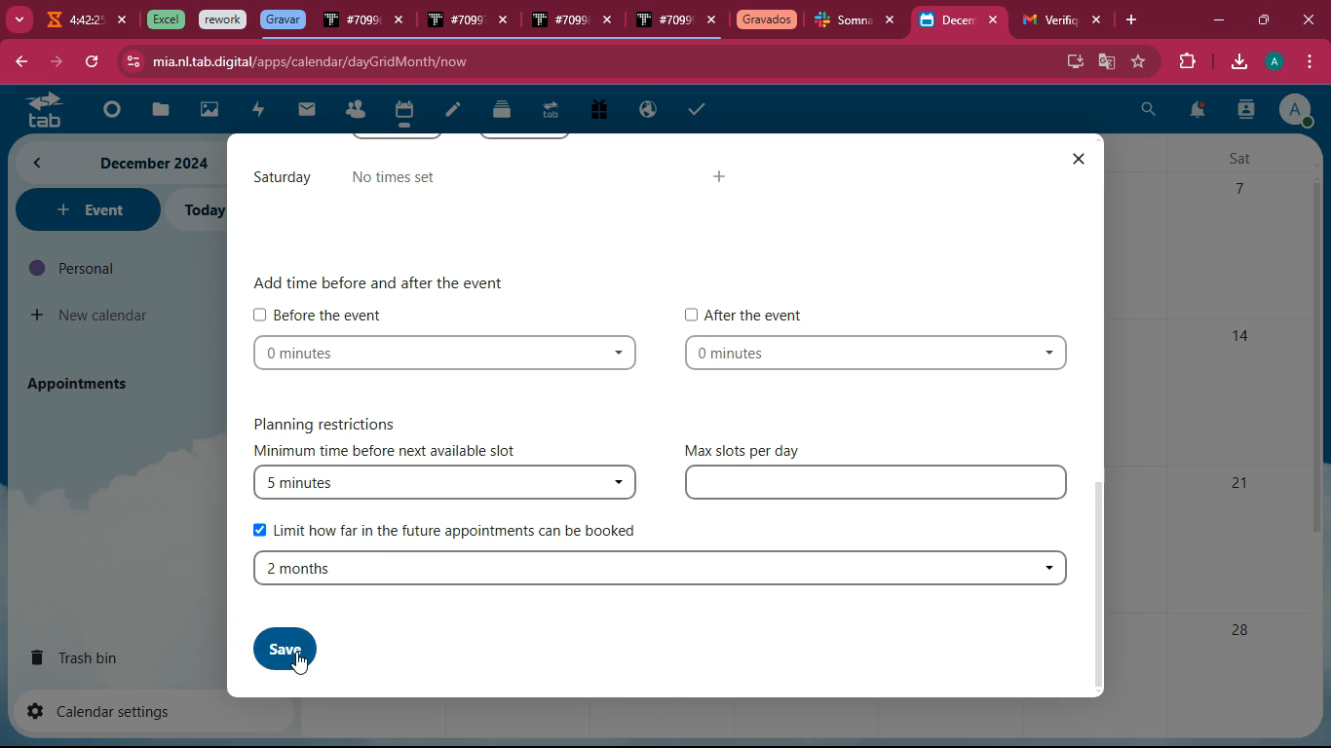 The height and width of the screenshot is (748, 1331). What do you see at coordinates (306, 663) in the screenshot?
I see `Cursor` at bounding box center [306, 663].